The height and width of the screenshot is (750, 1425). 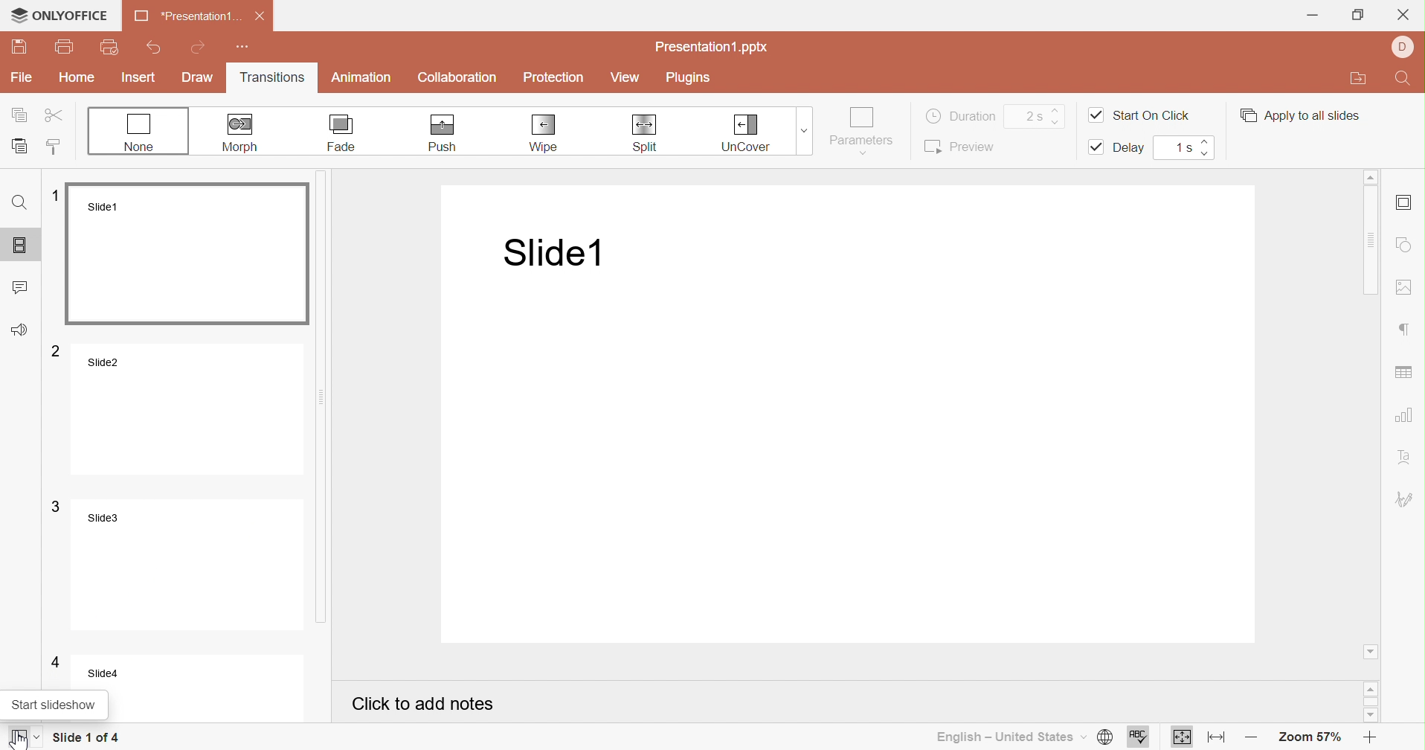 What do you see at coordinates (1406, 245) in the screenshot?
I see `Insert shape` at bounding box center [1406, 245].